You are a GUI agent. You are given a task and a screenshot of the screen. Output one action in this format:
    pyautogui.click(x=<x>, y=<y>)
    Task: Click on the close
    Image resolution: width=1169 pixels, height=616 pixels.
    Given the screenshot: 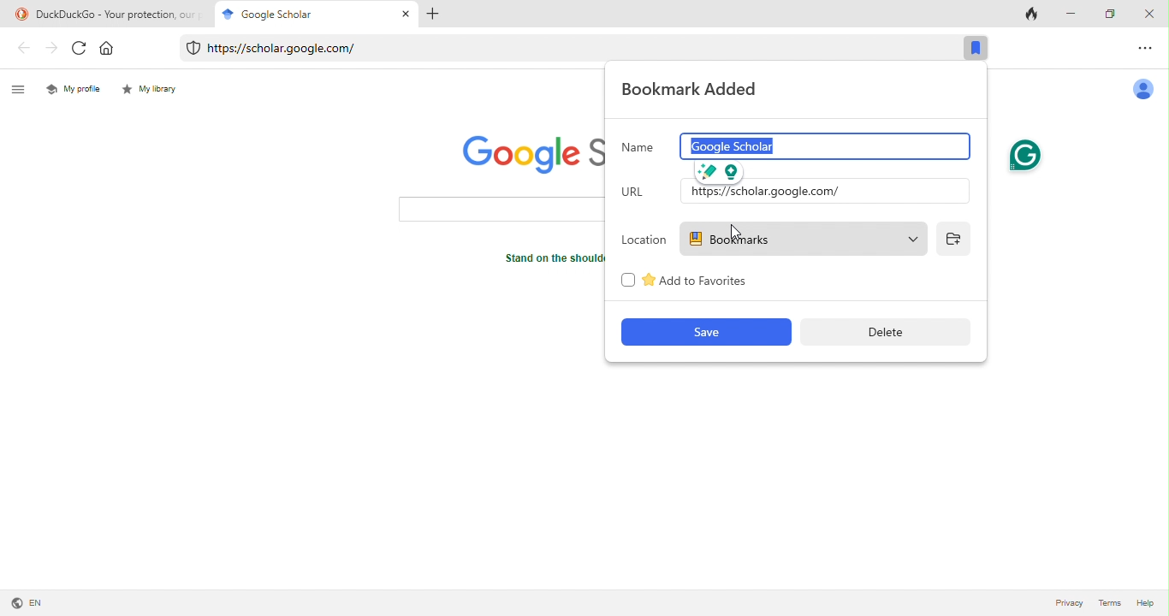 What is the action you would take?
    pyautogui.click(x=1152, y=13)
    